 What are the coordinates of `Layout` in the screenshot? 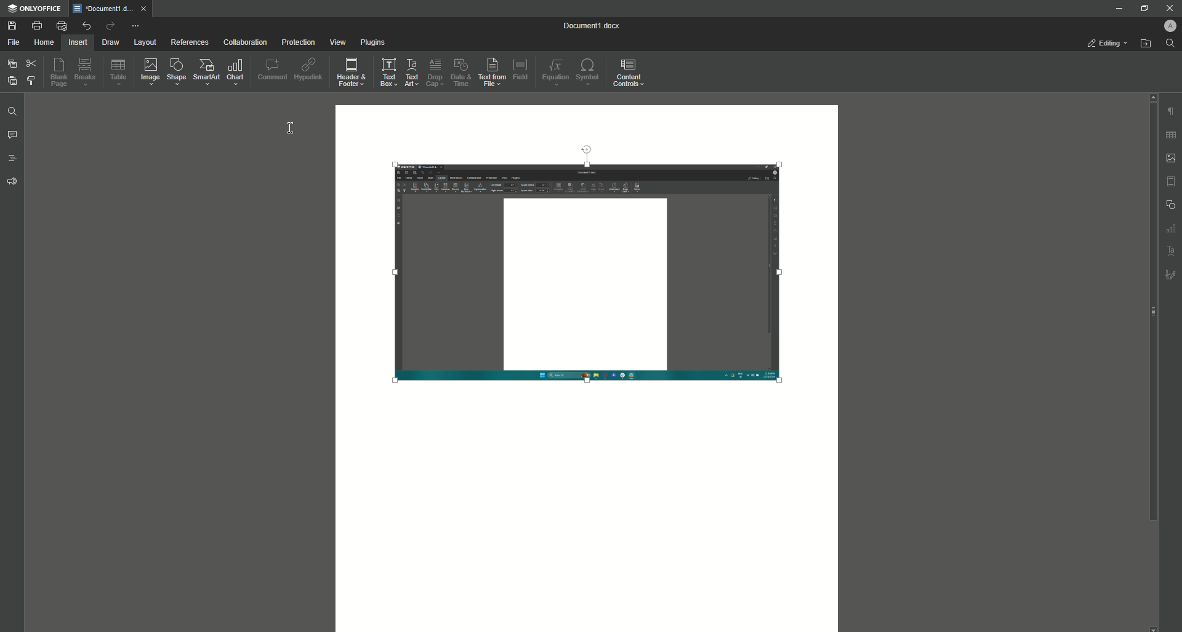 It's located at (145, 43).